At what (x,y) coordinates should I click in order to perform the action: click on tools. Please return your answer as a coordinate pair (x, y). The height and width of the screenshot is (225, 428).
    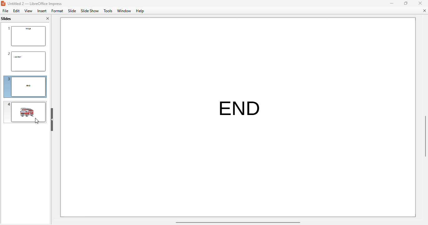
    Looking at the image, I should click on (108, 11).